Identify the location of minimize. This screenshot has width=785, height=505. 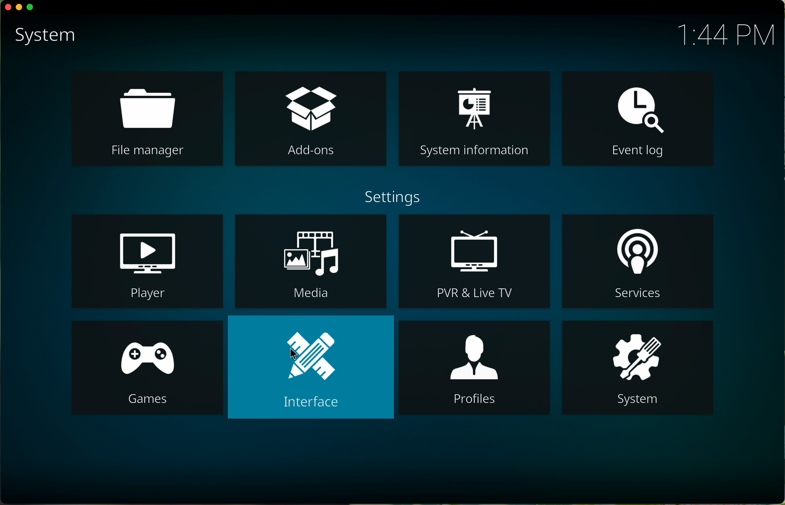
(18, 8).